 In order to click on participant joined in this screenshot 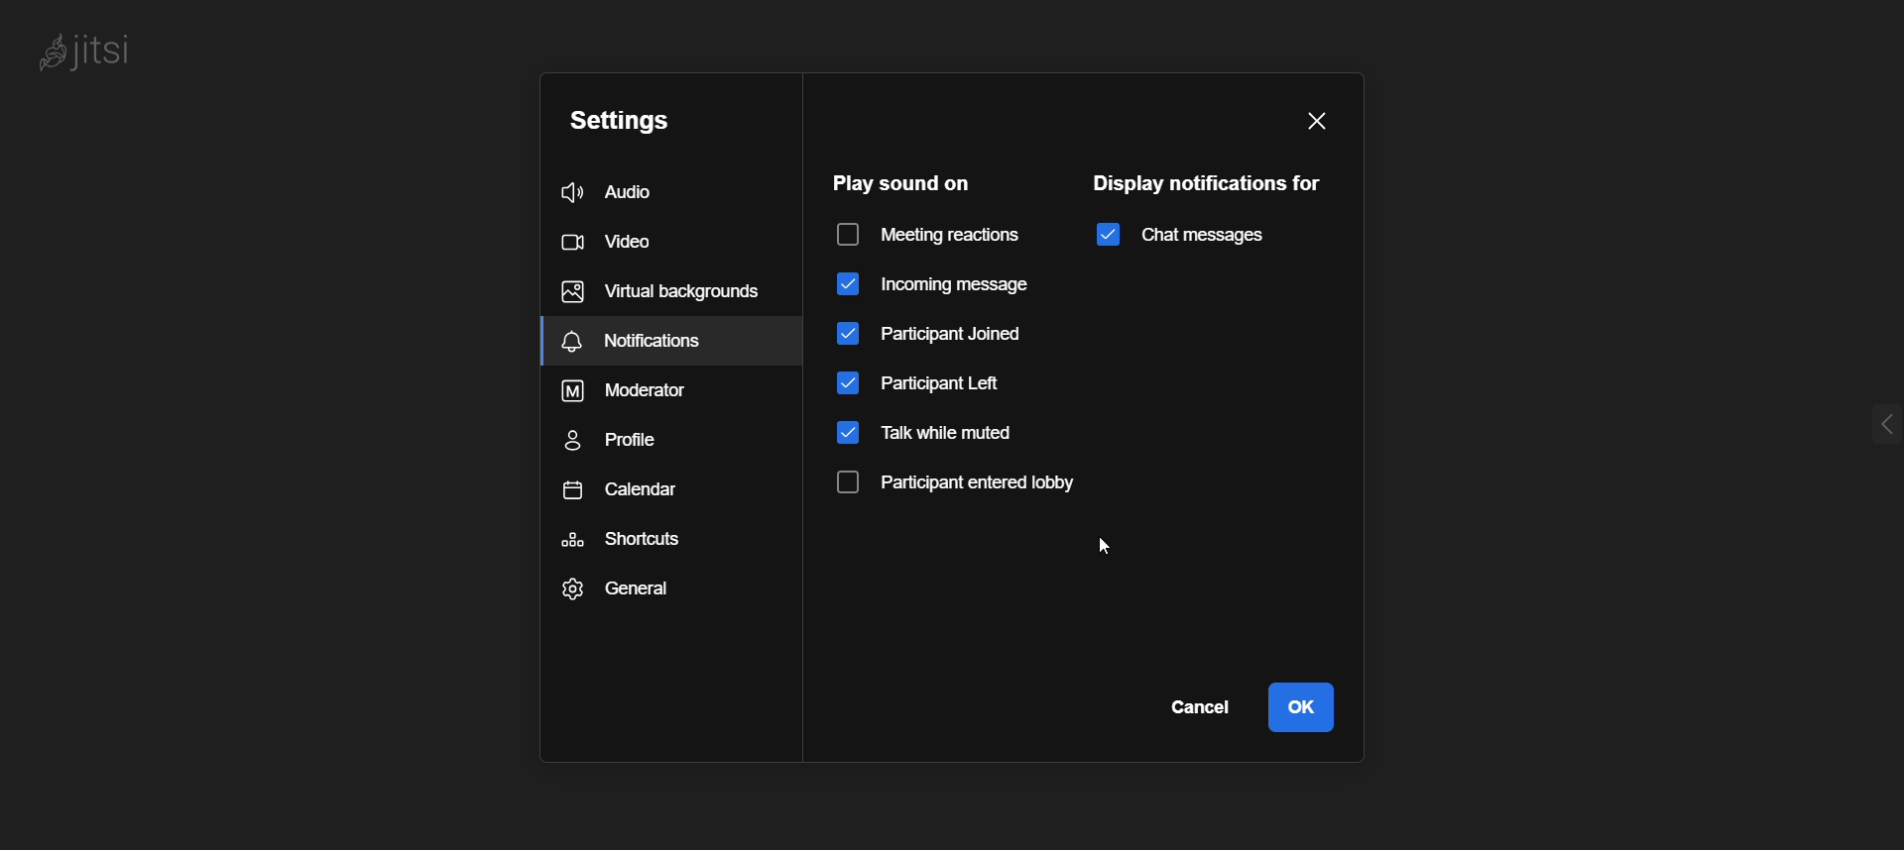, I will do `click(935, 333)`.